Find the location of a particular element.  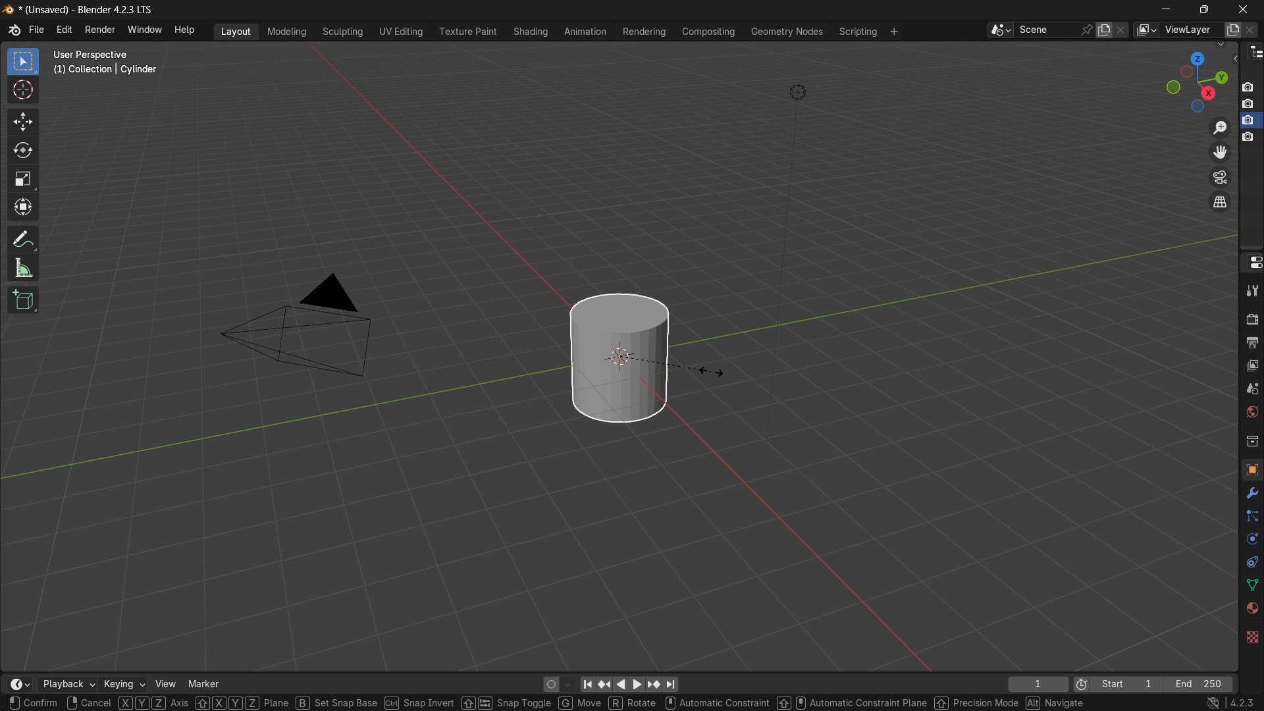

view is located at coordinates (165, 684).